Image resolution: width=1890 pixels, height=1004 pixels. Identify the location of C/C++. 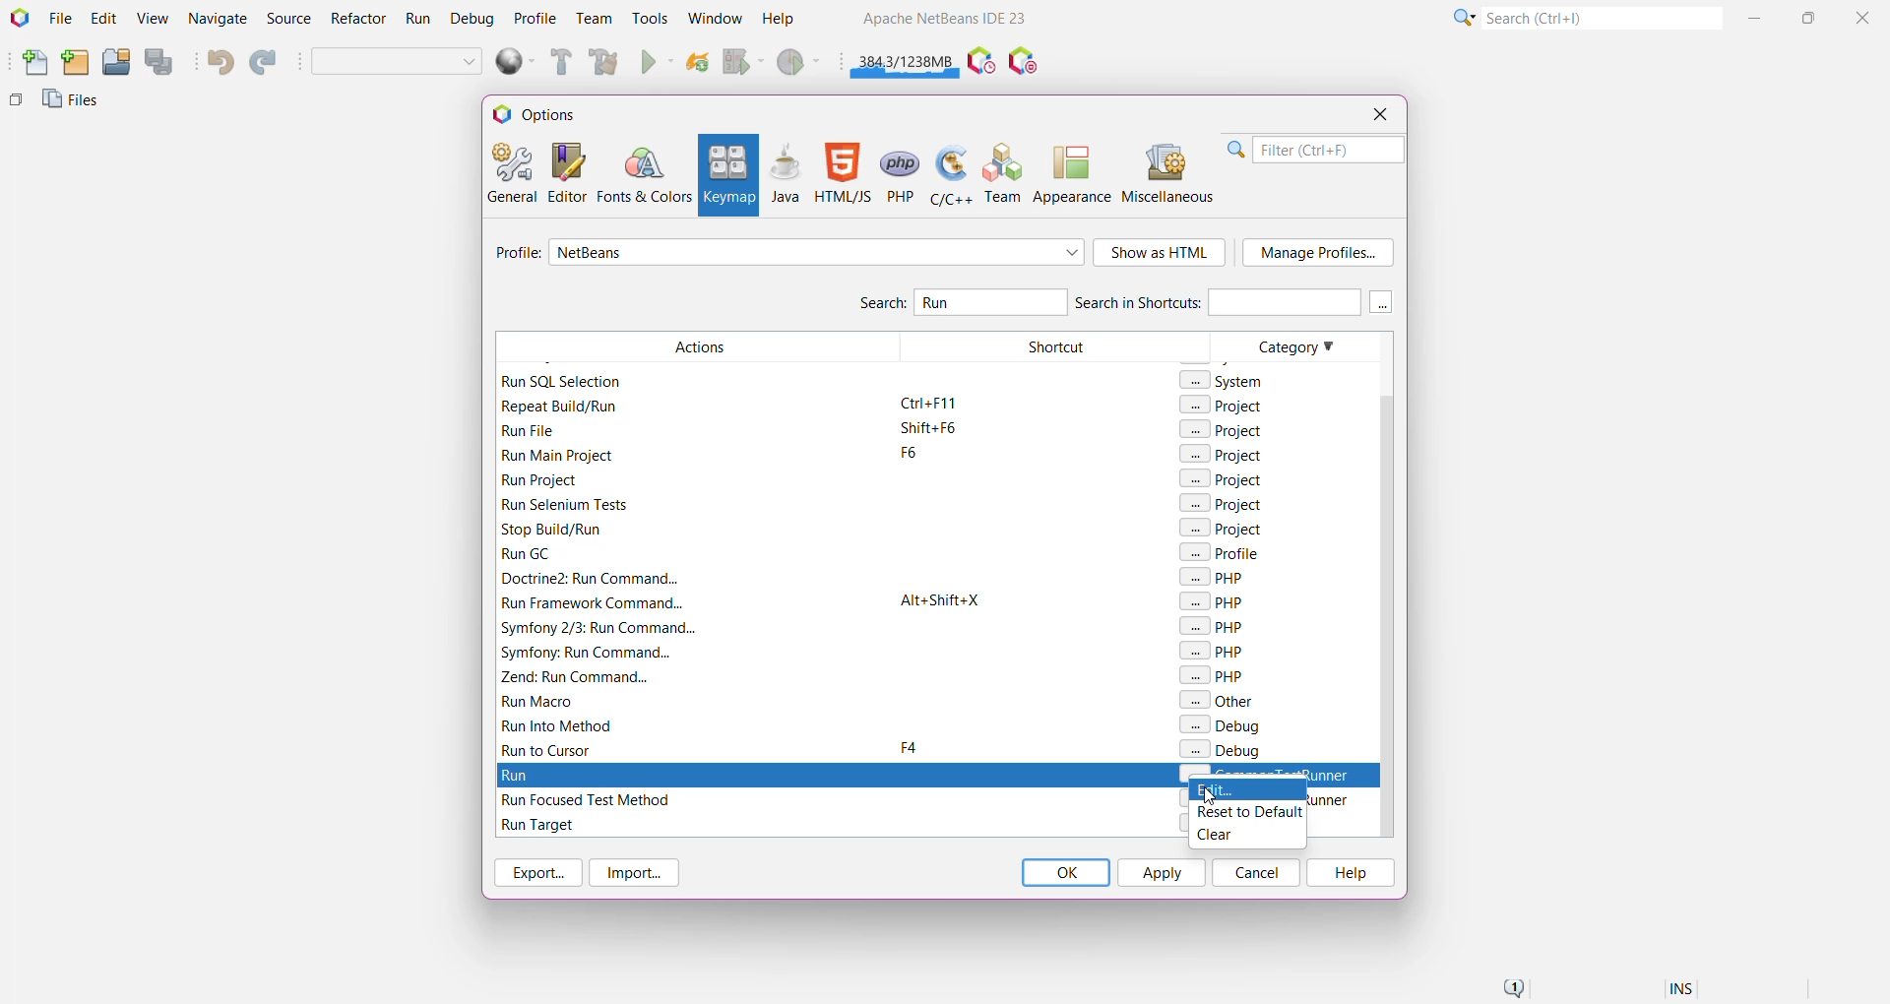
(949, 173).